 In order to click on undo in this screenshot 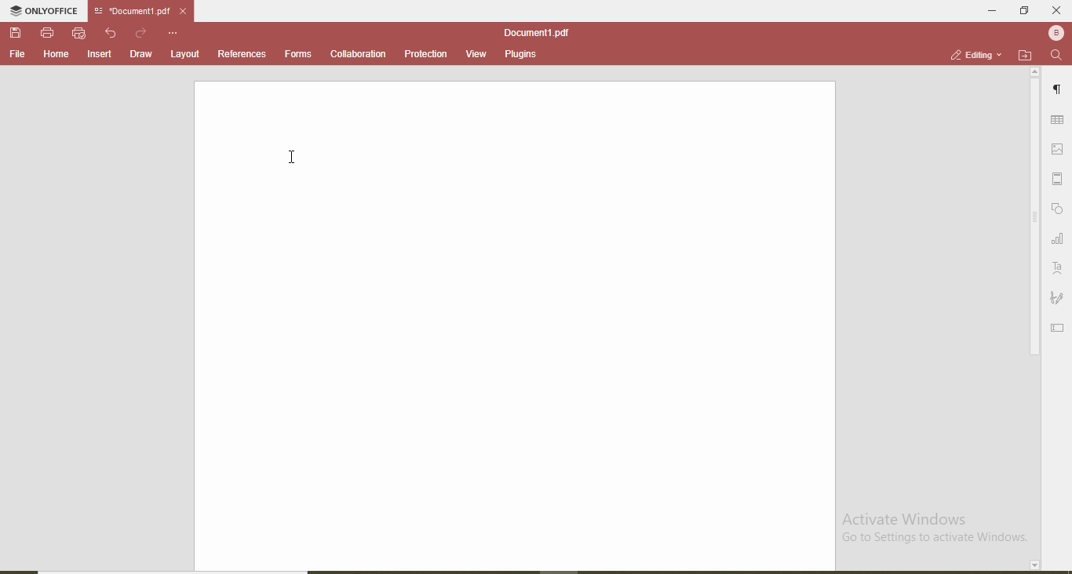, I will do `click(113, 33)`.